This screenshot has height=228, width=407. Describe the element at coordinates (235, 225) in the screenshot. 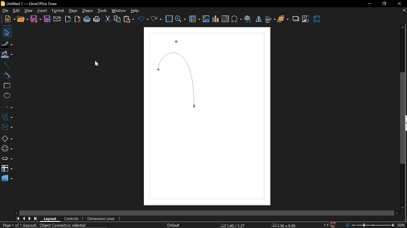

I see `1.40/6.06` at that location.